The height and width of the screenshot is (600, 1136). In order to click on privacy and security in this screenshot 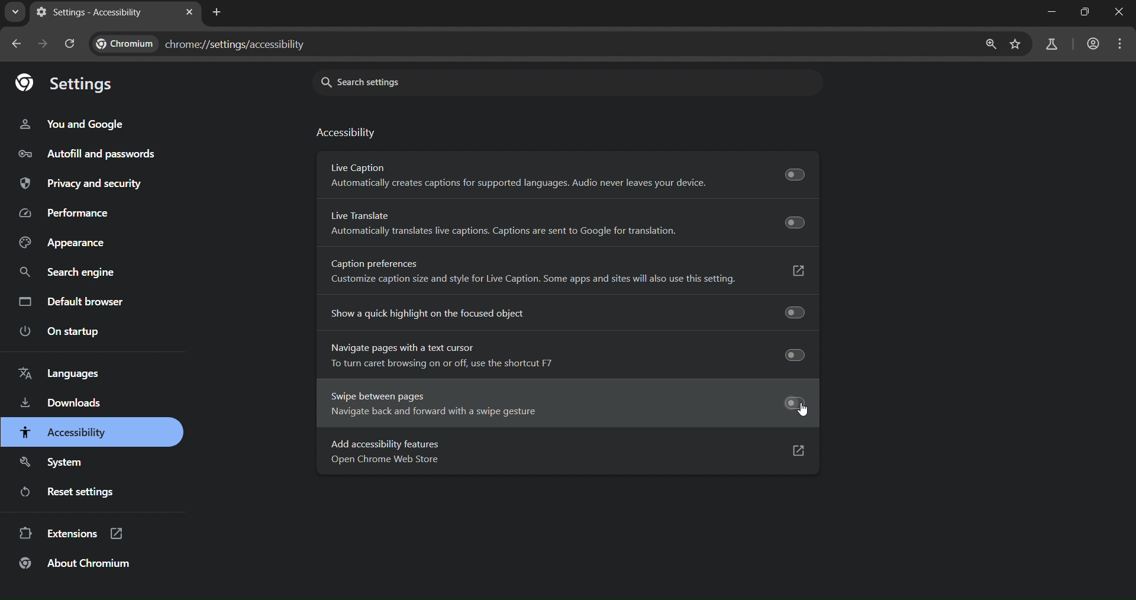, I will do `click(83, 184)`.